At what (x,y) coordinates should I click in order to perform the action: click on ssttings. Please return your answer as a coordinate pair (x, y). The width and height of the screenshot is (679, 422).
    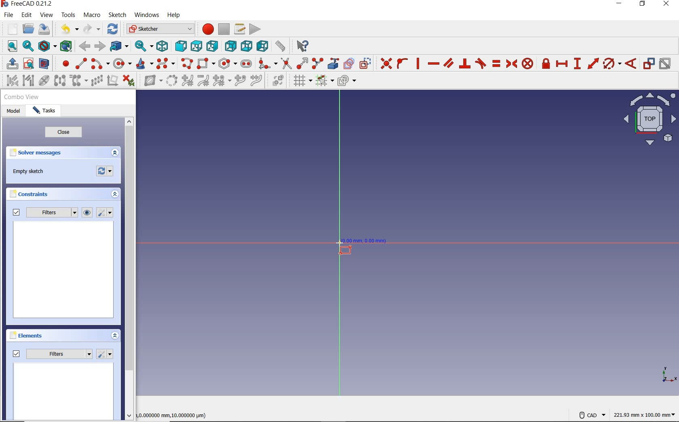
    Looking at the image, I should click on (106, 213).